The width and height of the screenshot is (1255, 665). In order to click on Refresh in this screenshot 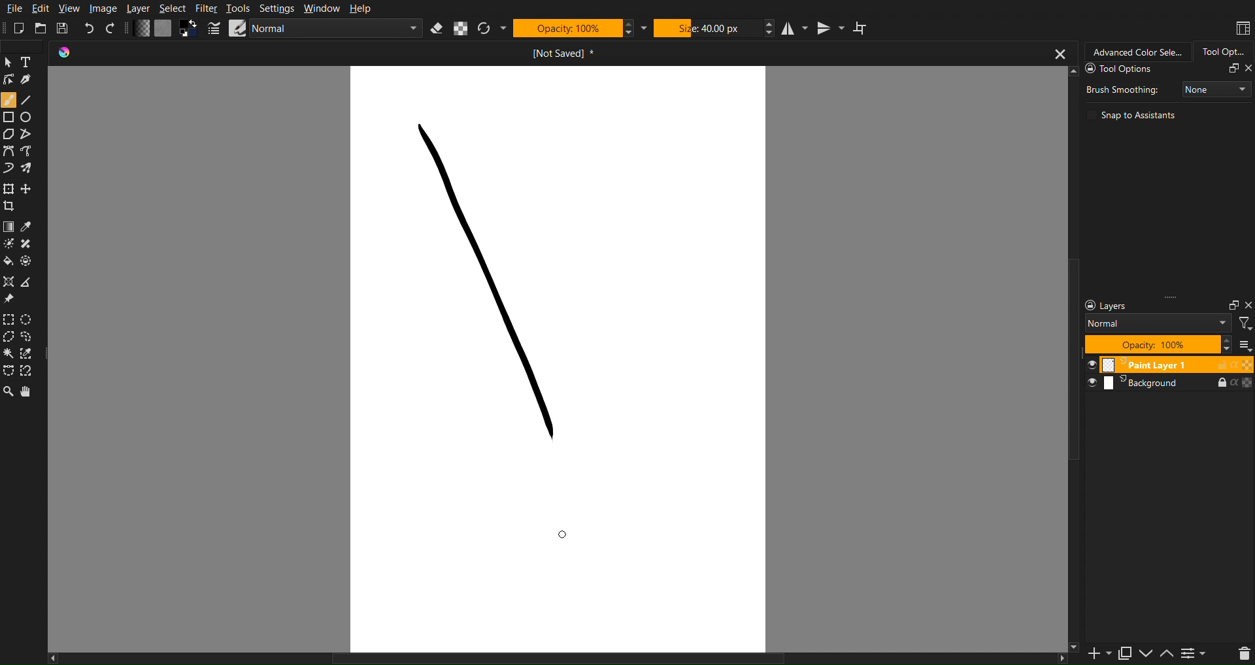, I will do `click(484, 28)`.